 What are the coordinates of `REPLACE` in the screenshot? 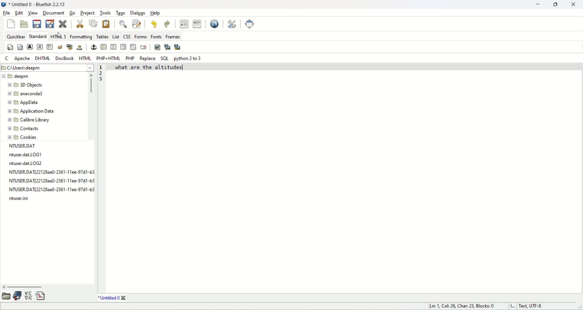 It's located at (148, 58).